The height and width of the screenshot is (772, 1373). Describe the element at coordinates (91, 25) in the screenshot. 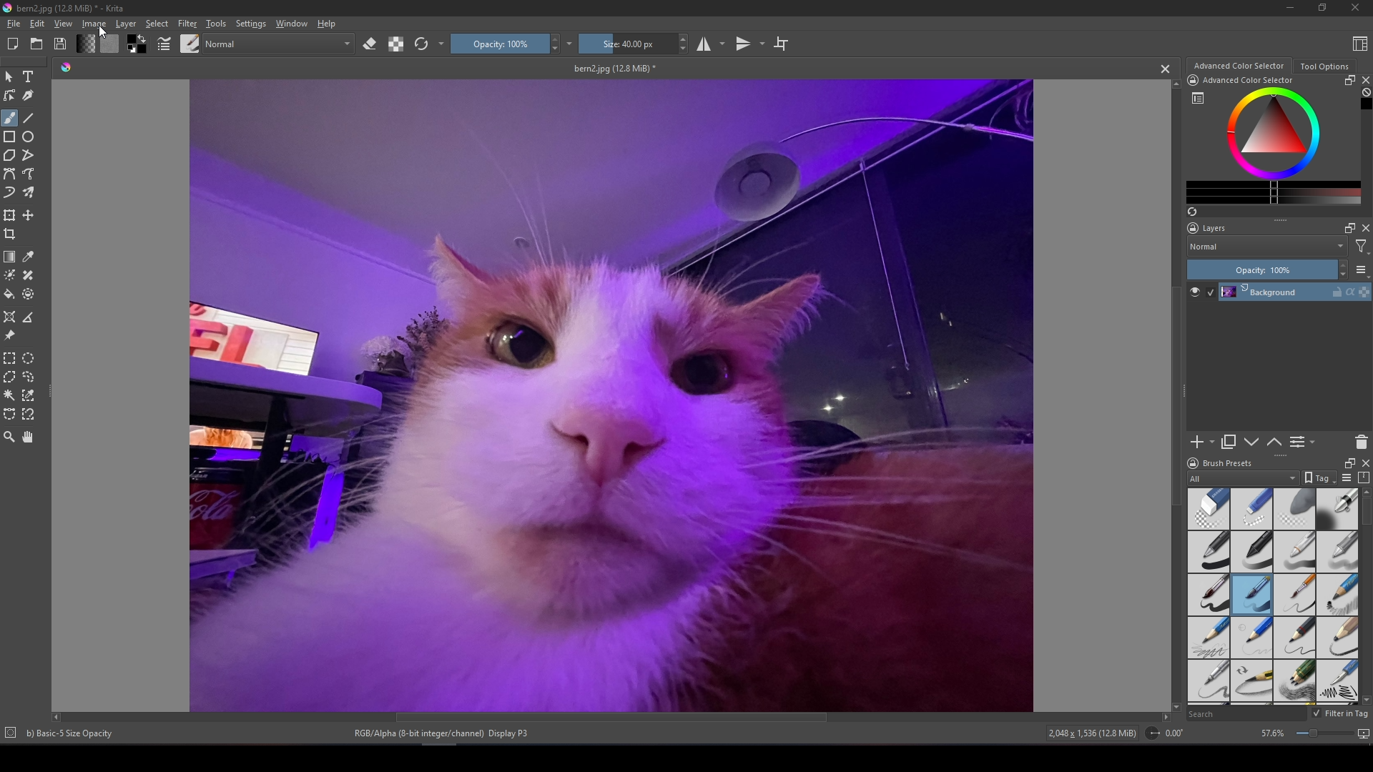

I see `image` at that location.